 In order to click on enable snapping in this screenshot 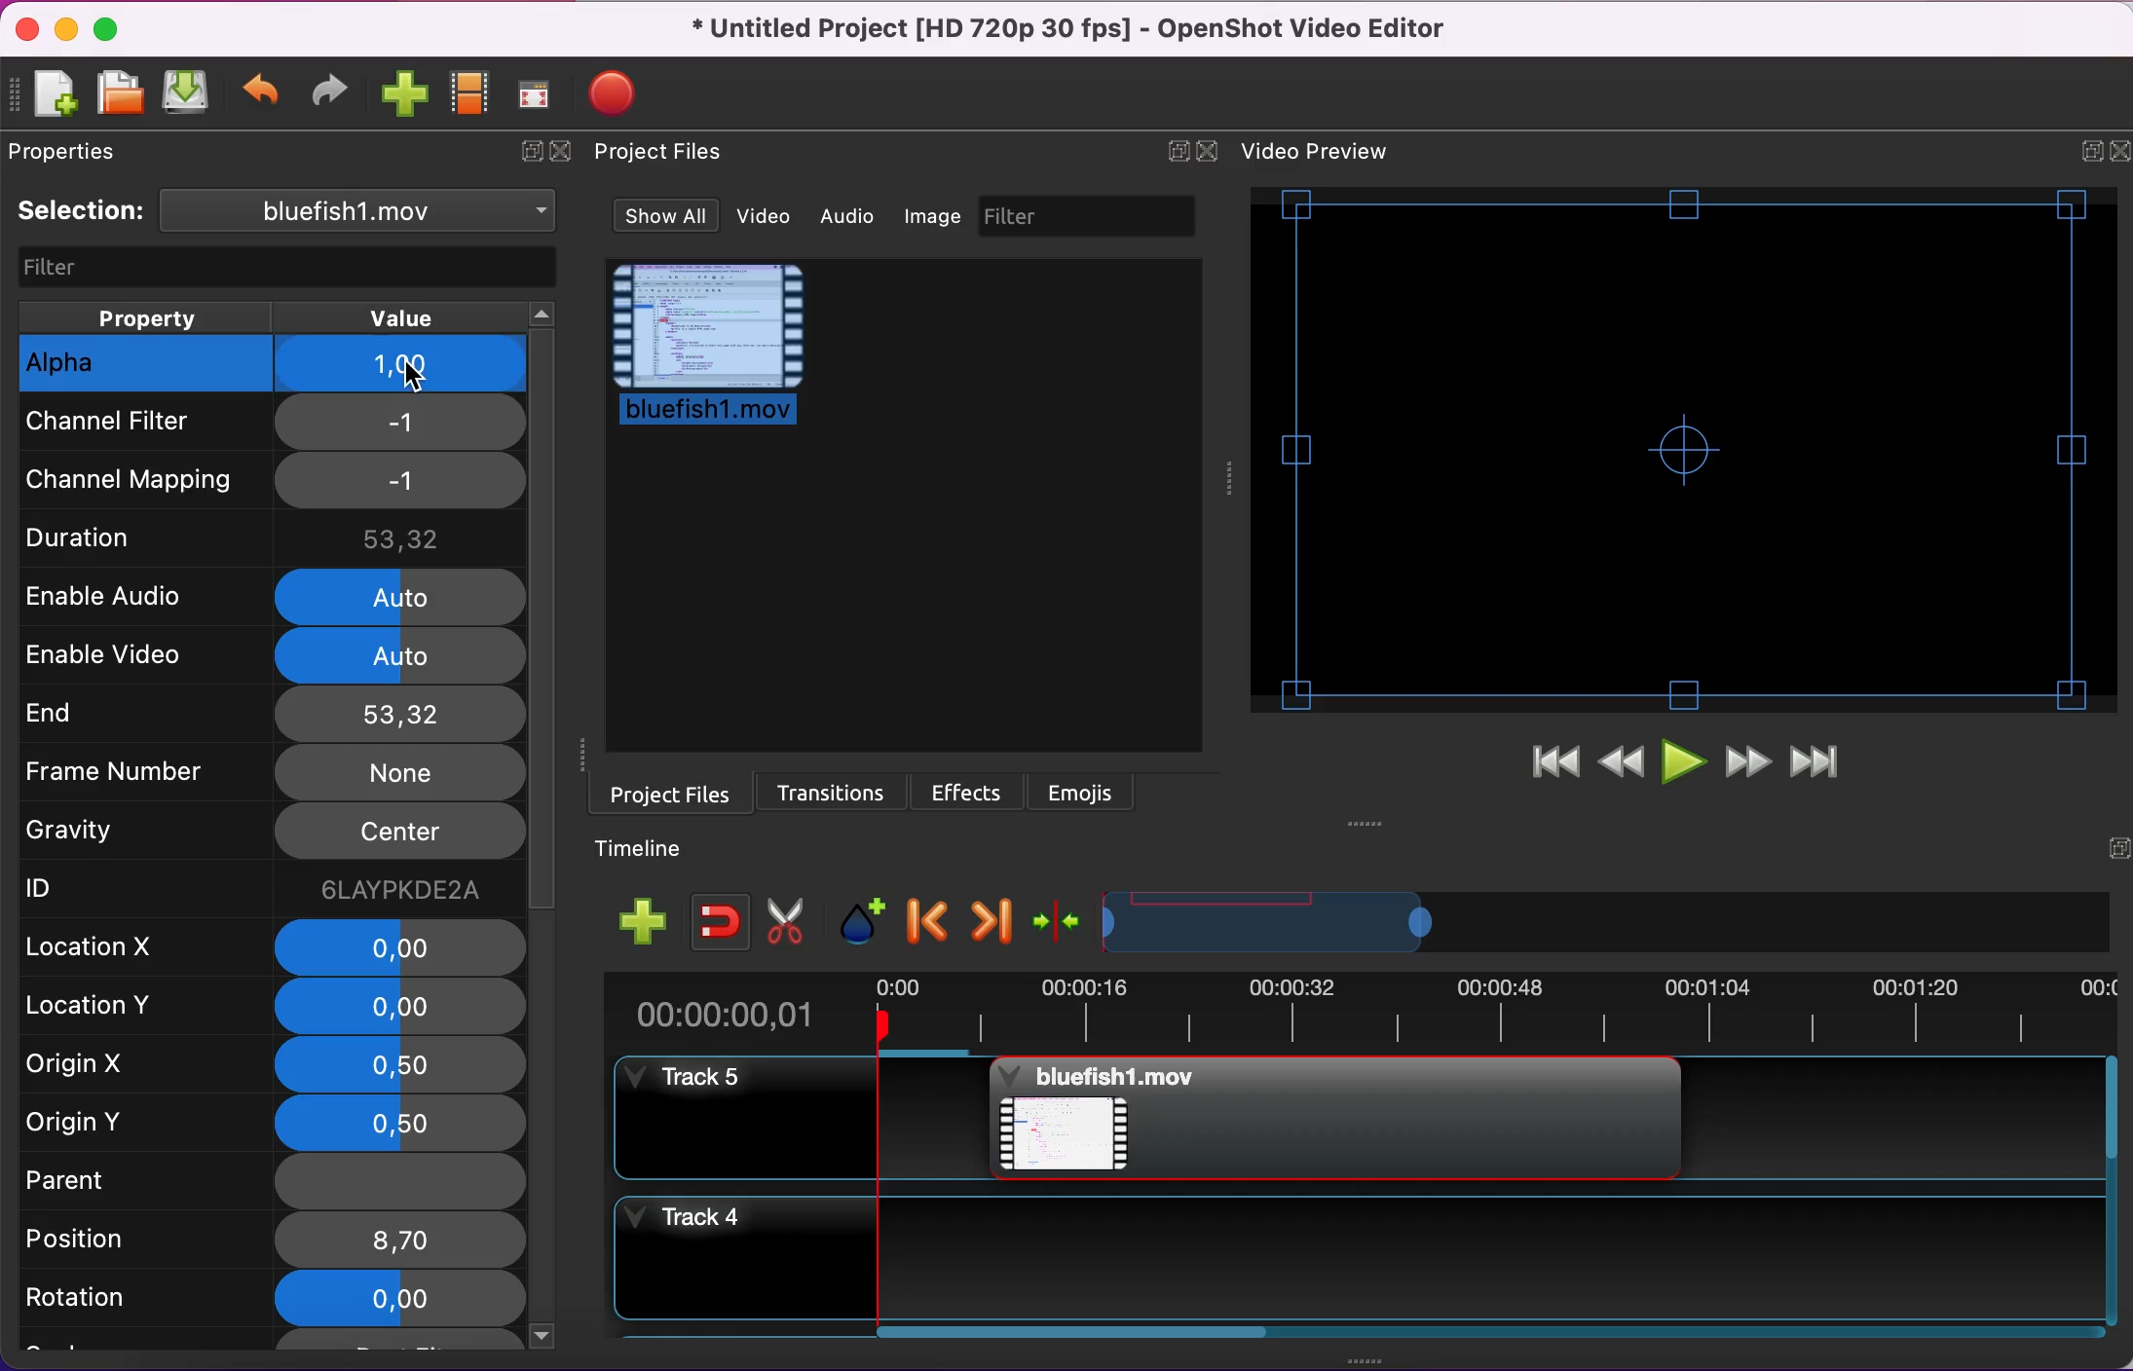, I will do `click(726, 920)`.